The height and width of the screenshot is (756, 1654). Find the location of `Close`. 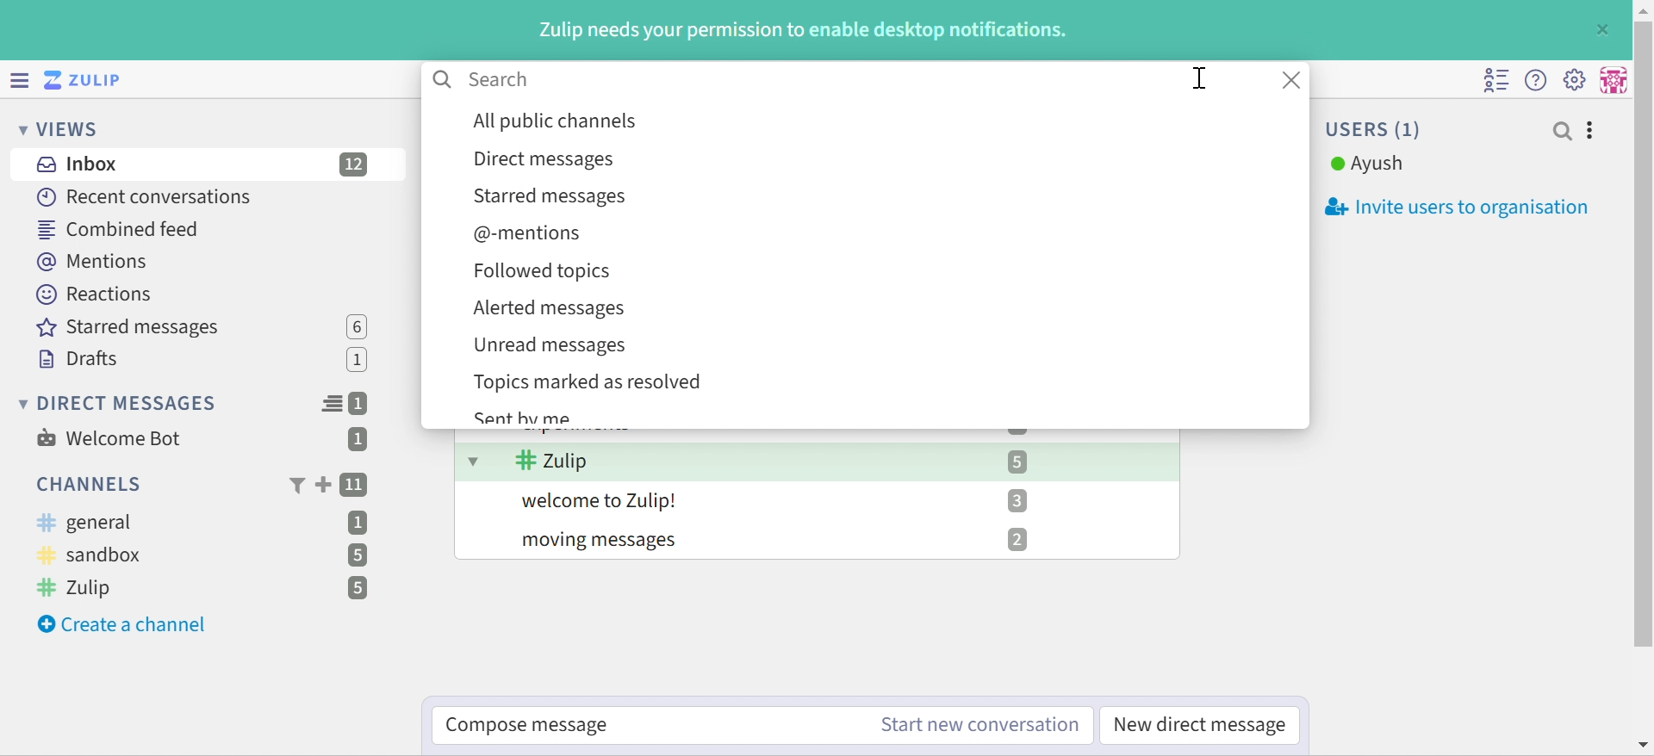

Close is located at coordinates (1605, 28).